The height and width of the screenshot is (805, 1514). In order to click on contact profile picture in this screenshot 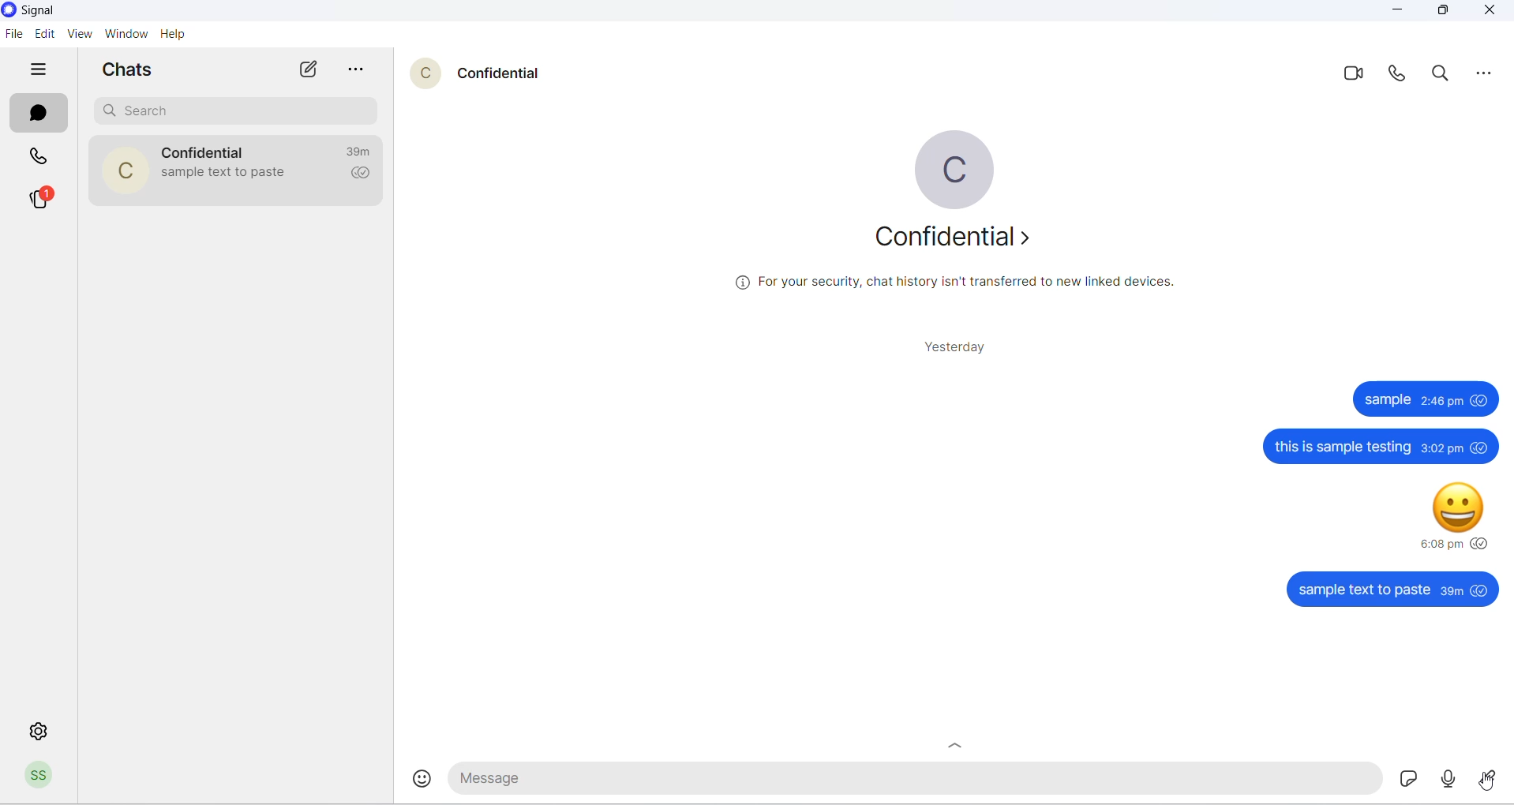, I will do `click(428, 73)`.